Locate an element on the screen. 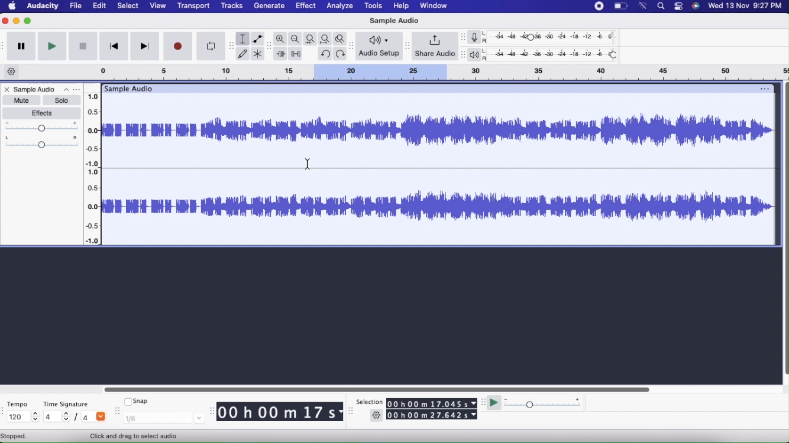 Image resolution: width=789 pixels, height=443 pixels. 00 h 00 m 17 s is located at coordinates (277, 412).